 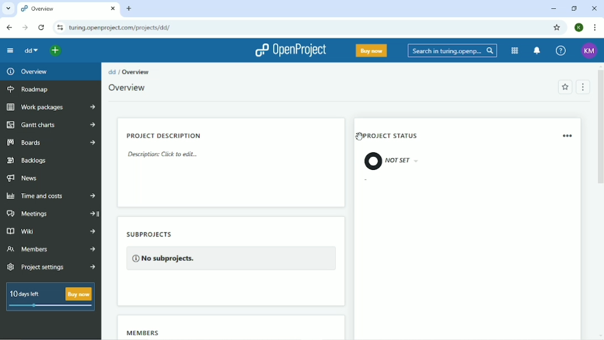 What do you see at coordinates (137, 72) in the screenshot?
I see `Overview` at bounding box center [137, 72].